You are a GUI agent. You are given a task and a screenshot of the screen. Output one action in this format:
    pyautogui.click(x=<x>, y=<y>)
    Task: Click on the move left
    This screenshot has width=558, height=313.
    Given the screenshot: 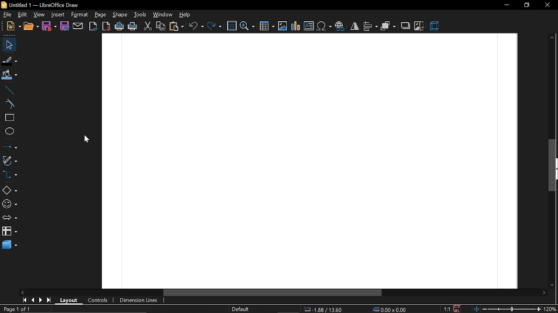 What is the action you would take?
    pyautogui.click(x=22, y=293)
    